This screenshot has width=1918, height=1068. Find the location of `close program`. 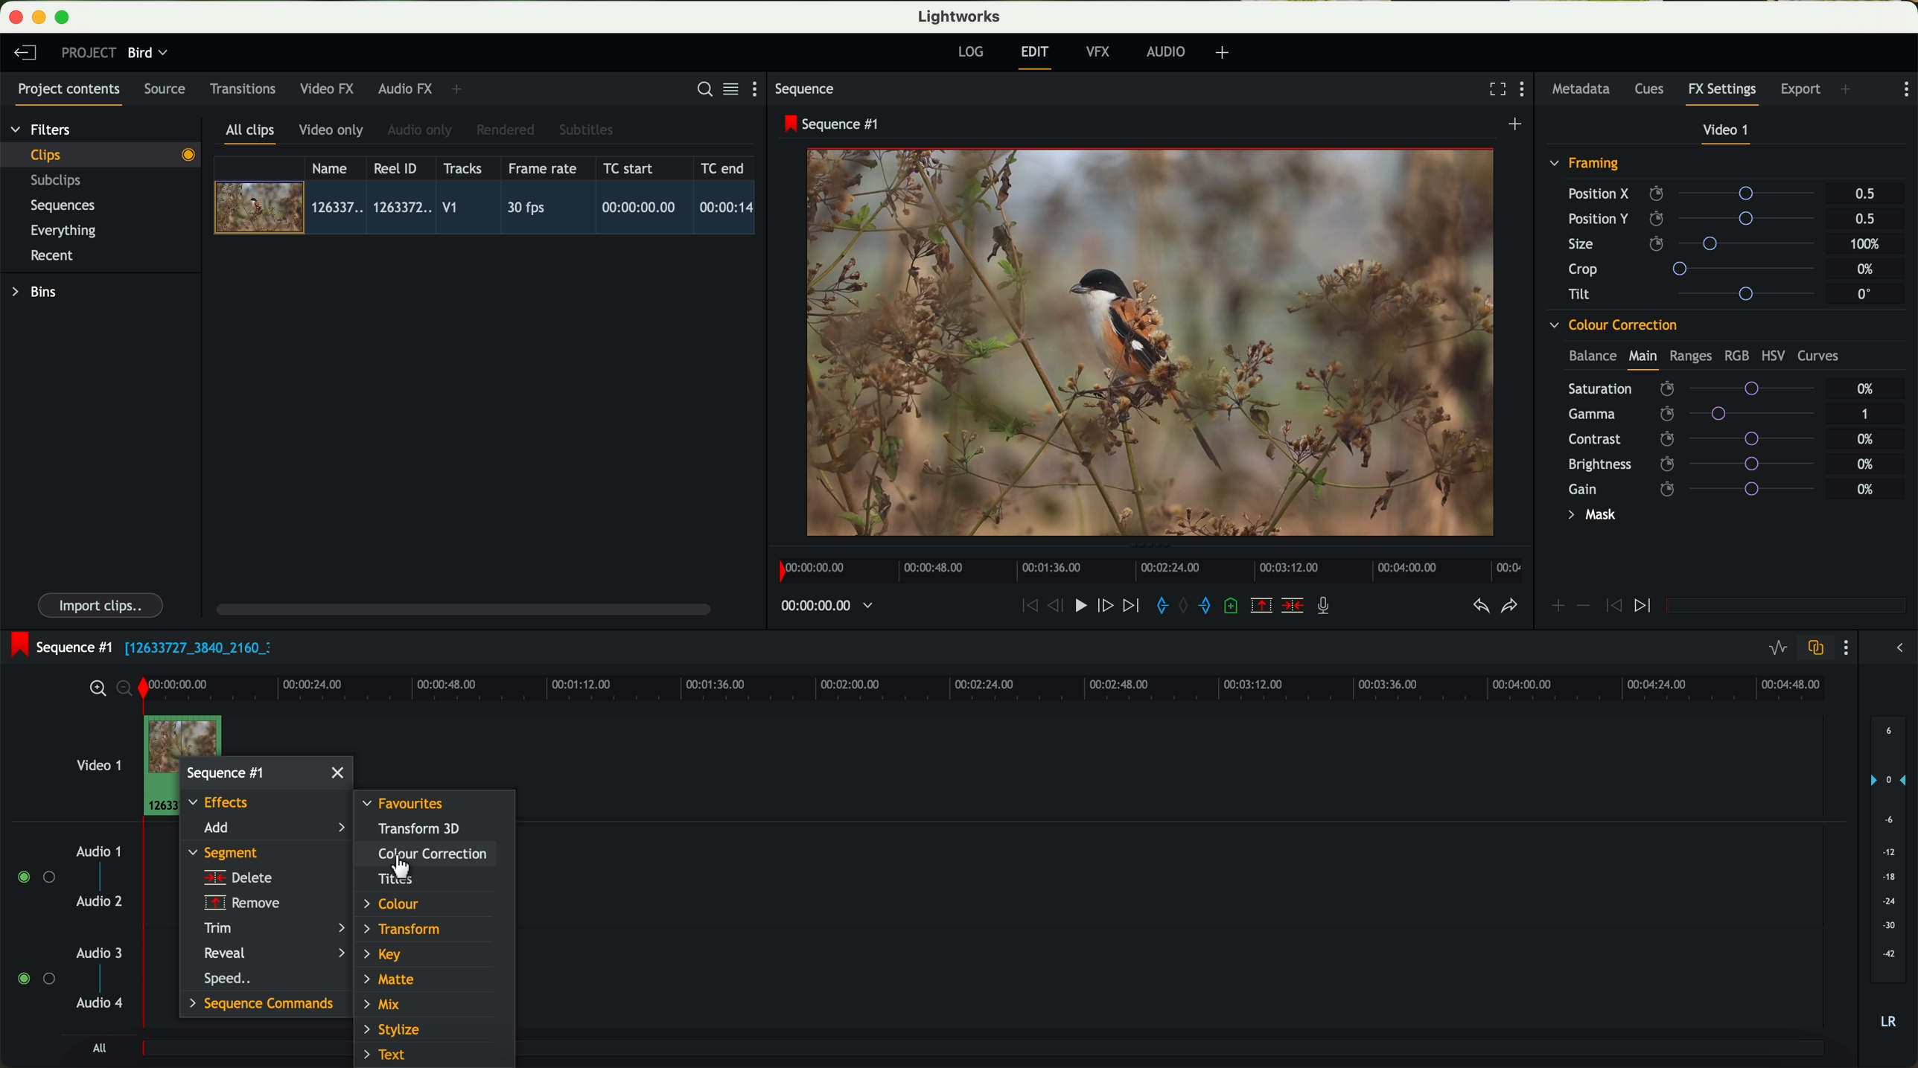

close program is located at coordinates (16, 17).